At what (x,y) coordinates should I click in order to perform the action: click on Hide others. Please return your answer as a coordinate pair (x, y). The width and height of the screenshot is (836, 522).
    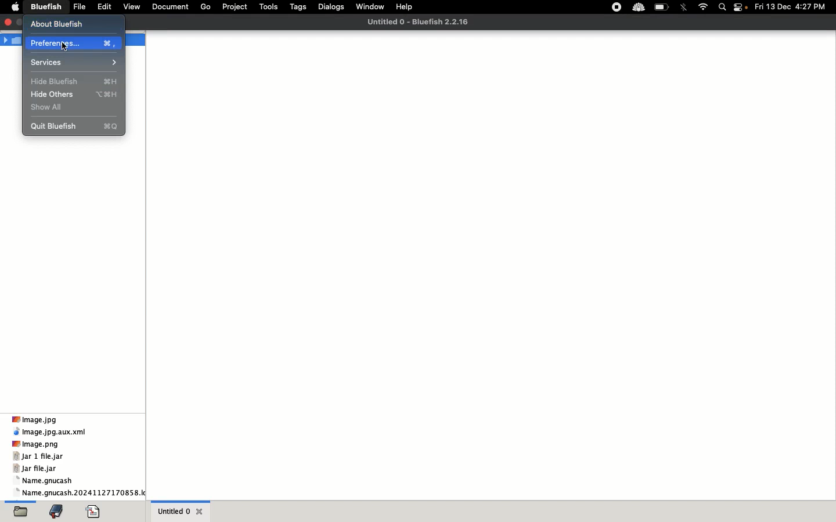
    Looking at the image, I should click on (74, 95).